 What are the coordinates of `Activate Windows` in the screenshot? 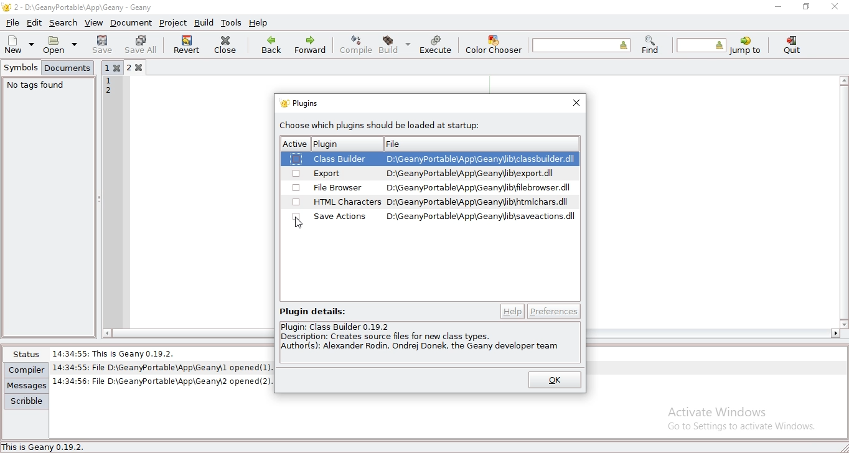 It's located at (721, 411).